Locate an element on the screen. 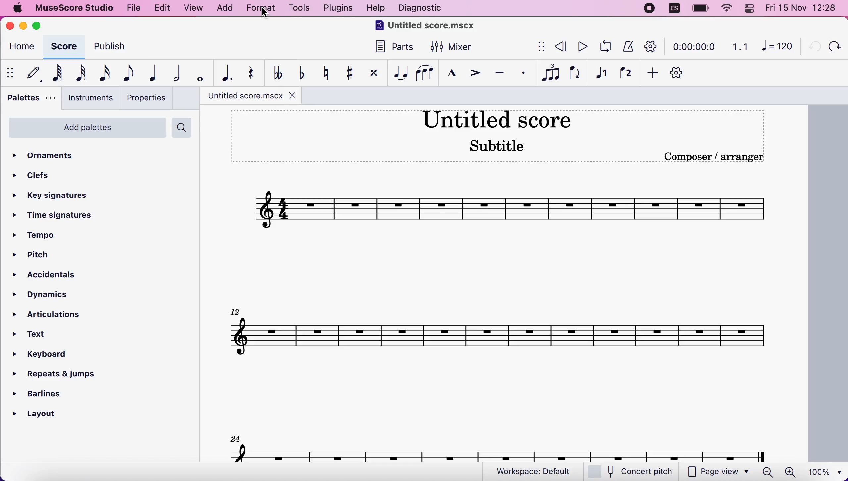 The width and height of the screenshot is (848, 481). parts is located at coordinates (391, 50).